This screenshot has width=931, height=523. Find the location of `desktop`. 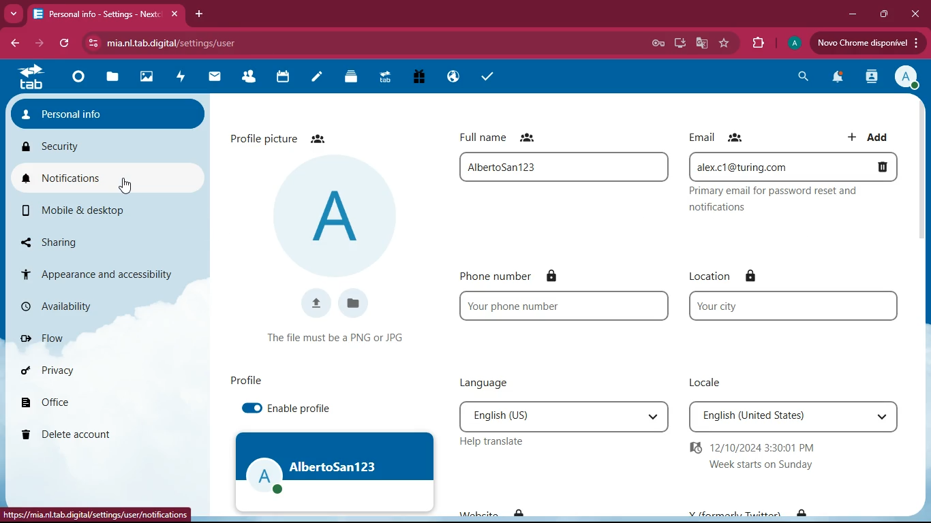

desktop is located at coordinates (677, 43).